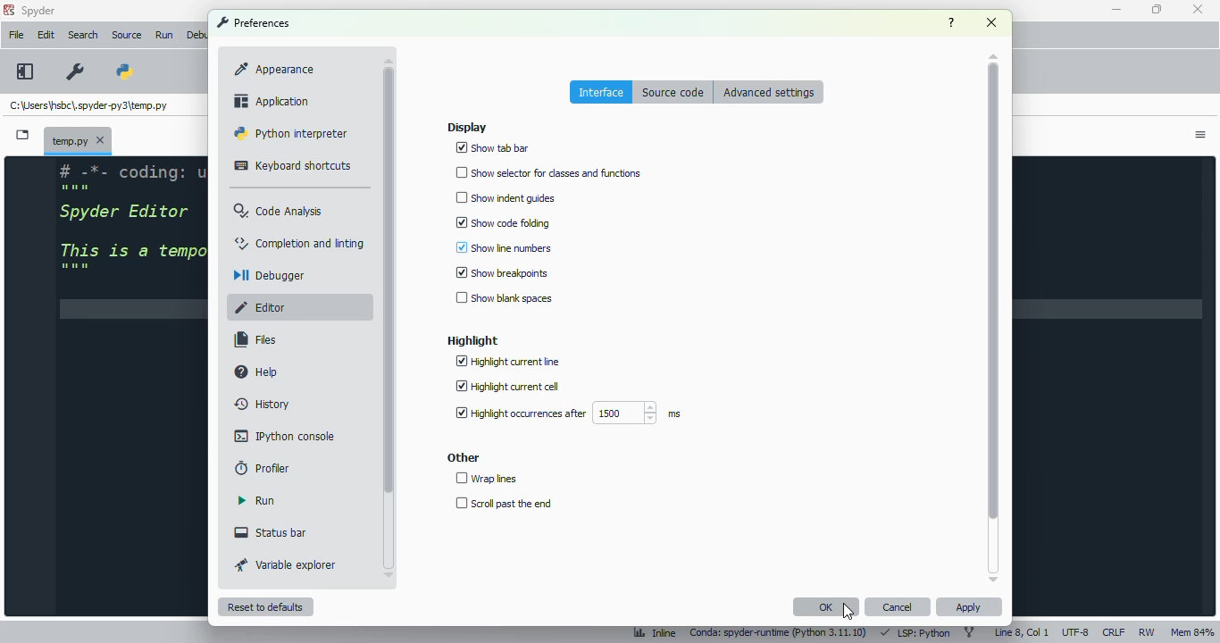 This screenshot has width=1220, height=643. What do you see at coordinates (502, 503) in the screenshot?
I see `scroll past the end` at bounding box center [502, 503].